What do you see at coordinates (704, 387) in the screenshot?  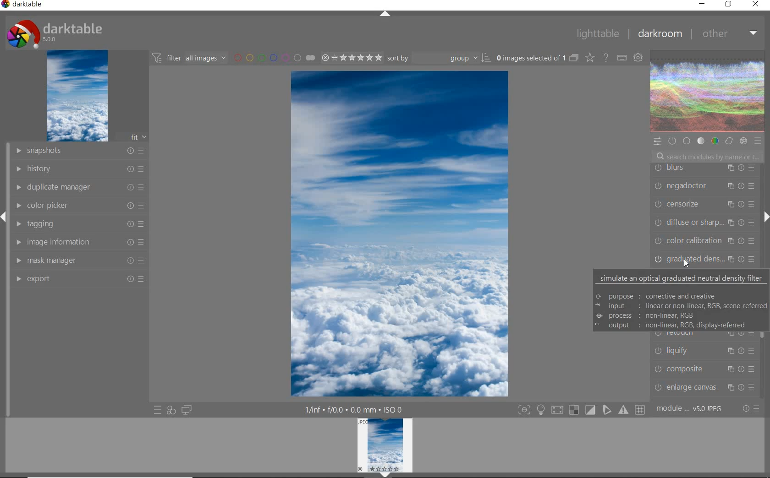 I see `enlarge canvas` at bounding box center [704, 387].